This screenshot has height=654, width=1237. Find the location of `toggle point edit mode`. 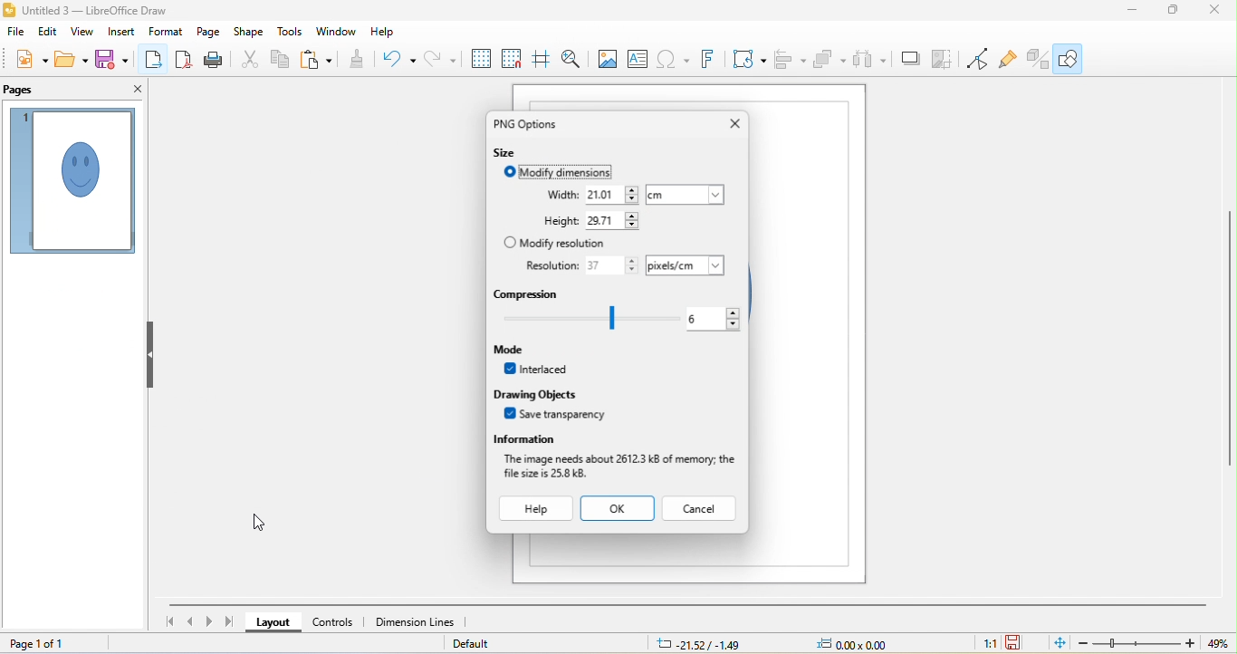

toggle point edit mode is located at coordinates (978, 61).